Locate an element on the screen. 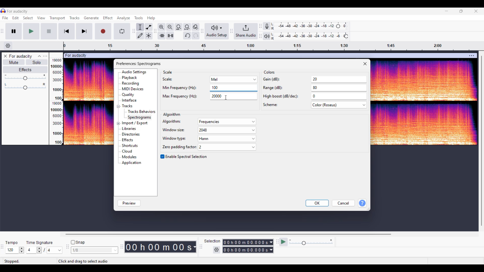 This screenshot has width=484, height=272. Solo is located at coordinates (37, 62).